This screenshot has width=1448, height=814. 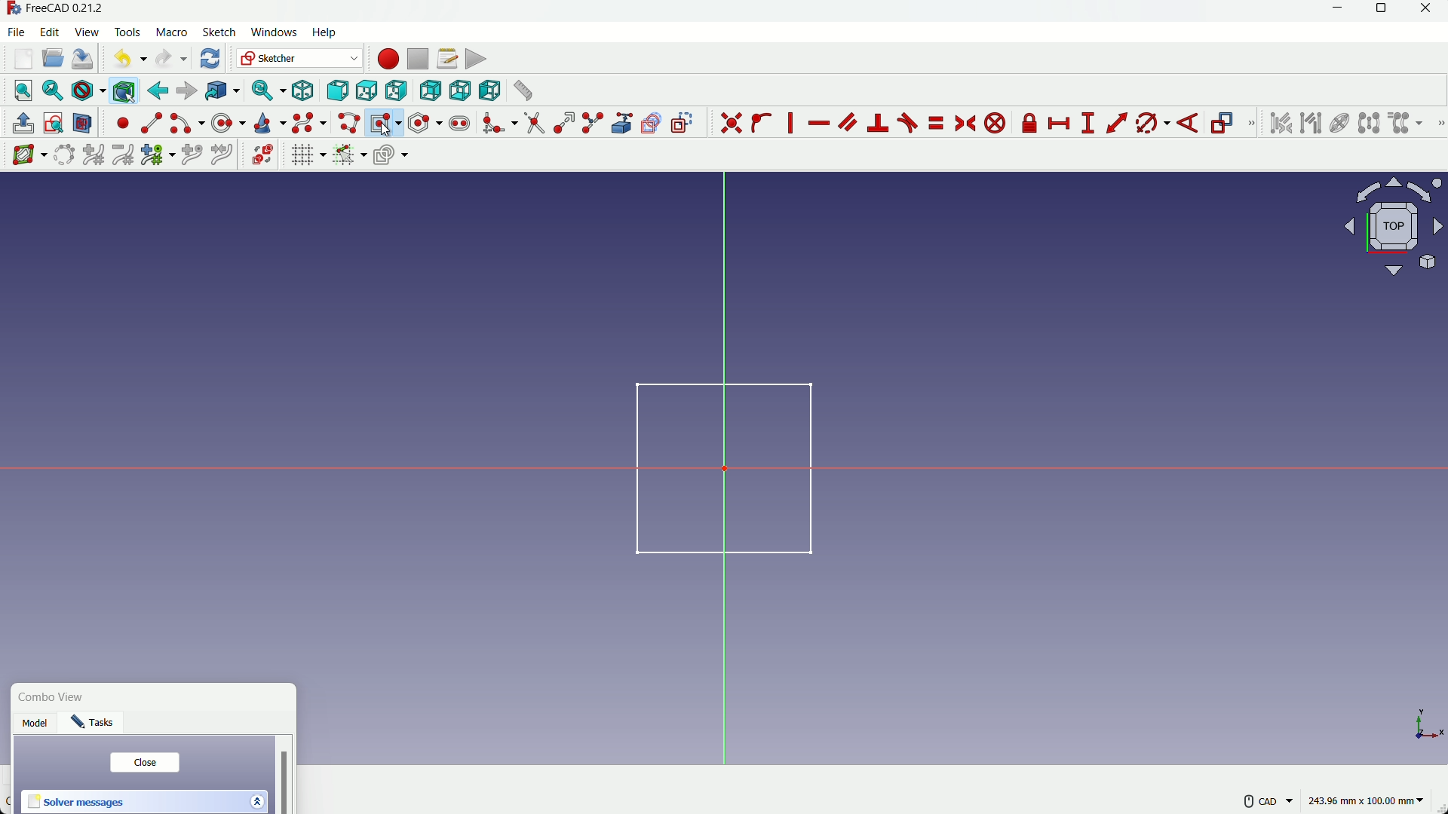 I want to click on sketch menu, so click(x=216, y=33).